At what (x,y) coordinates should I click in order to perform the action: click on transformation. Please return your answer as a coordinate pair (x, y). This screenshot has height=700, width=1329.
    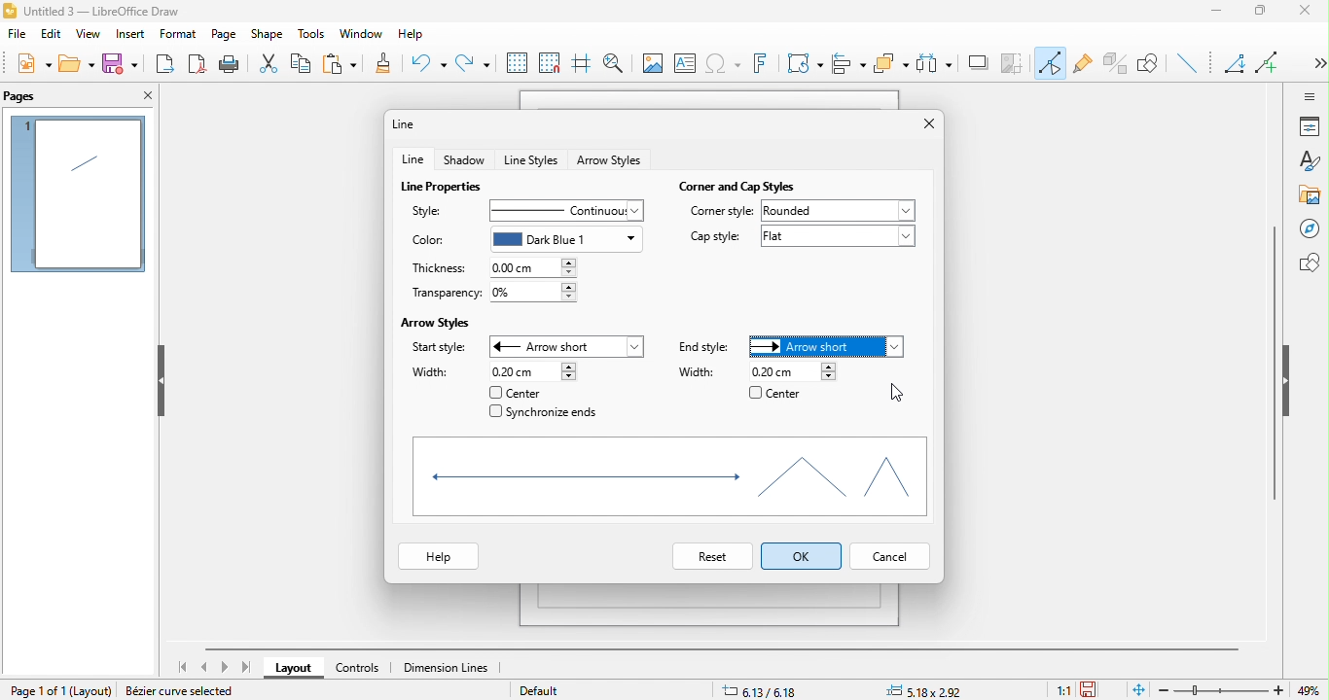
    Looking at the image, I should click on (805, 63).